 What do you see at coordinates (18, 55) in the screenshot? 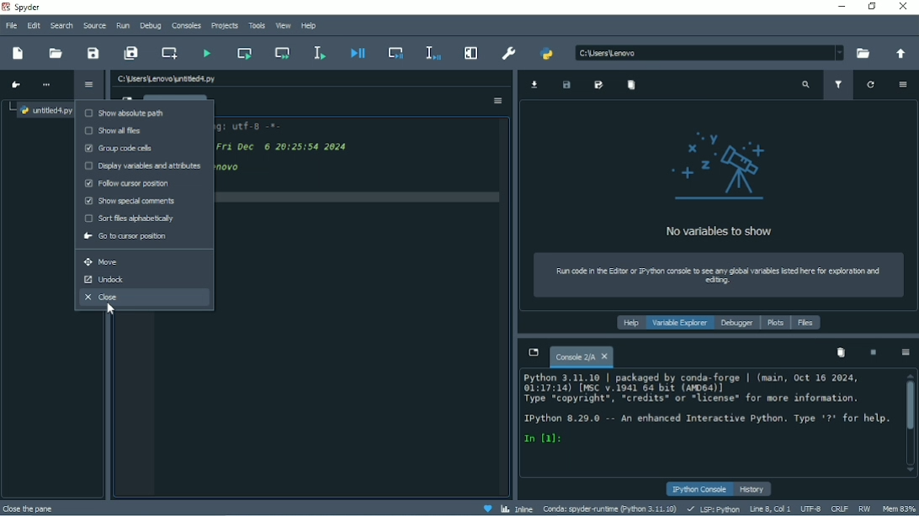
I see `New file` at bounding box center [18, 55].